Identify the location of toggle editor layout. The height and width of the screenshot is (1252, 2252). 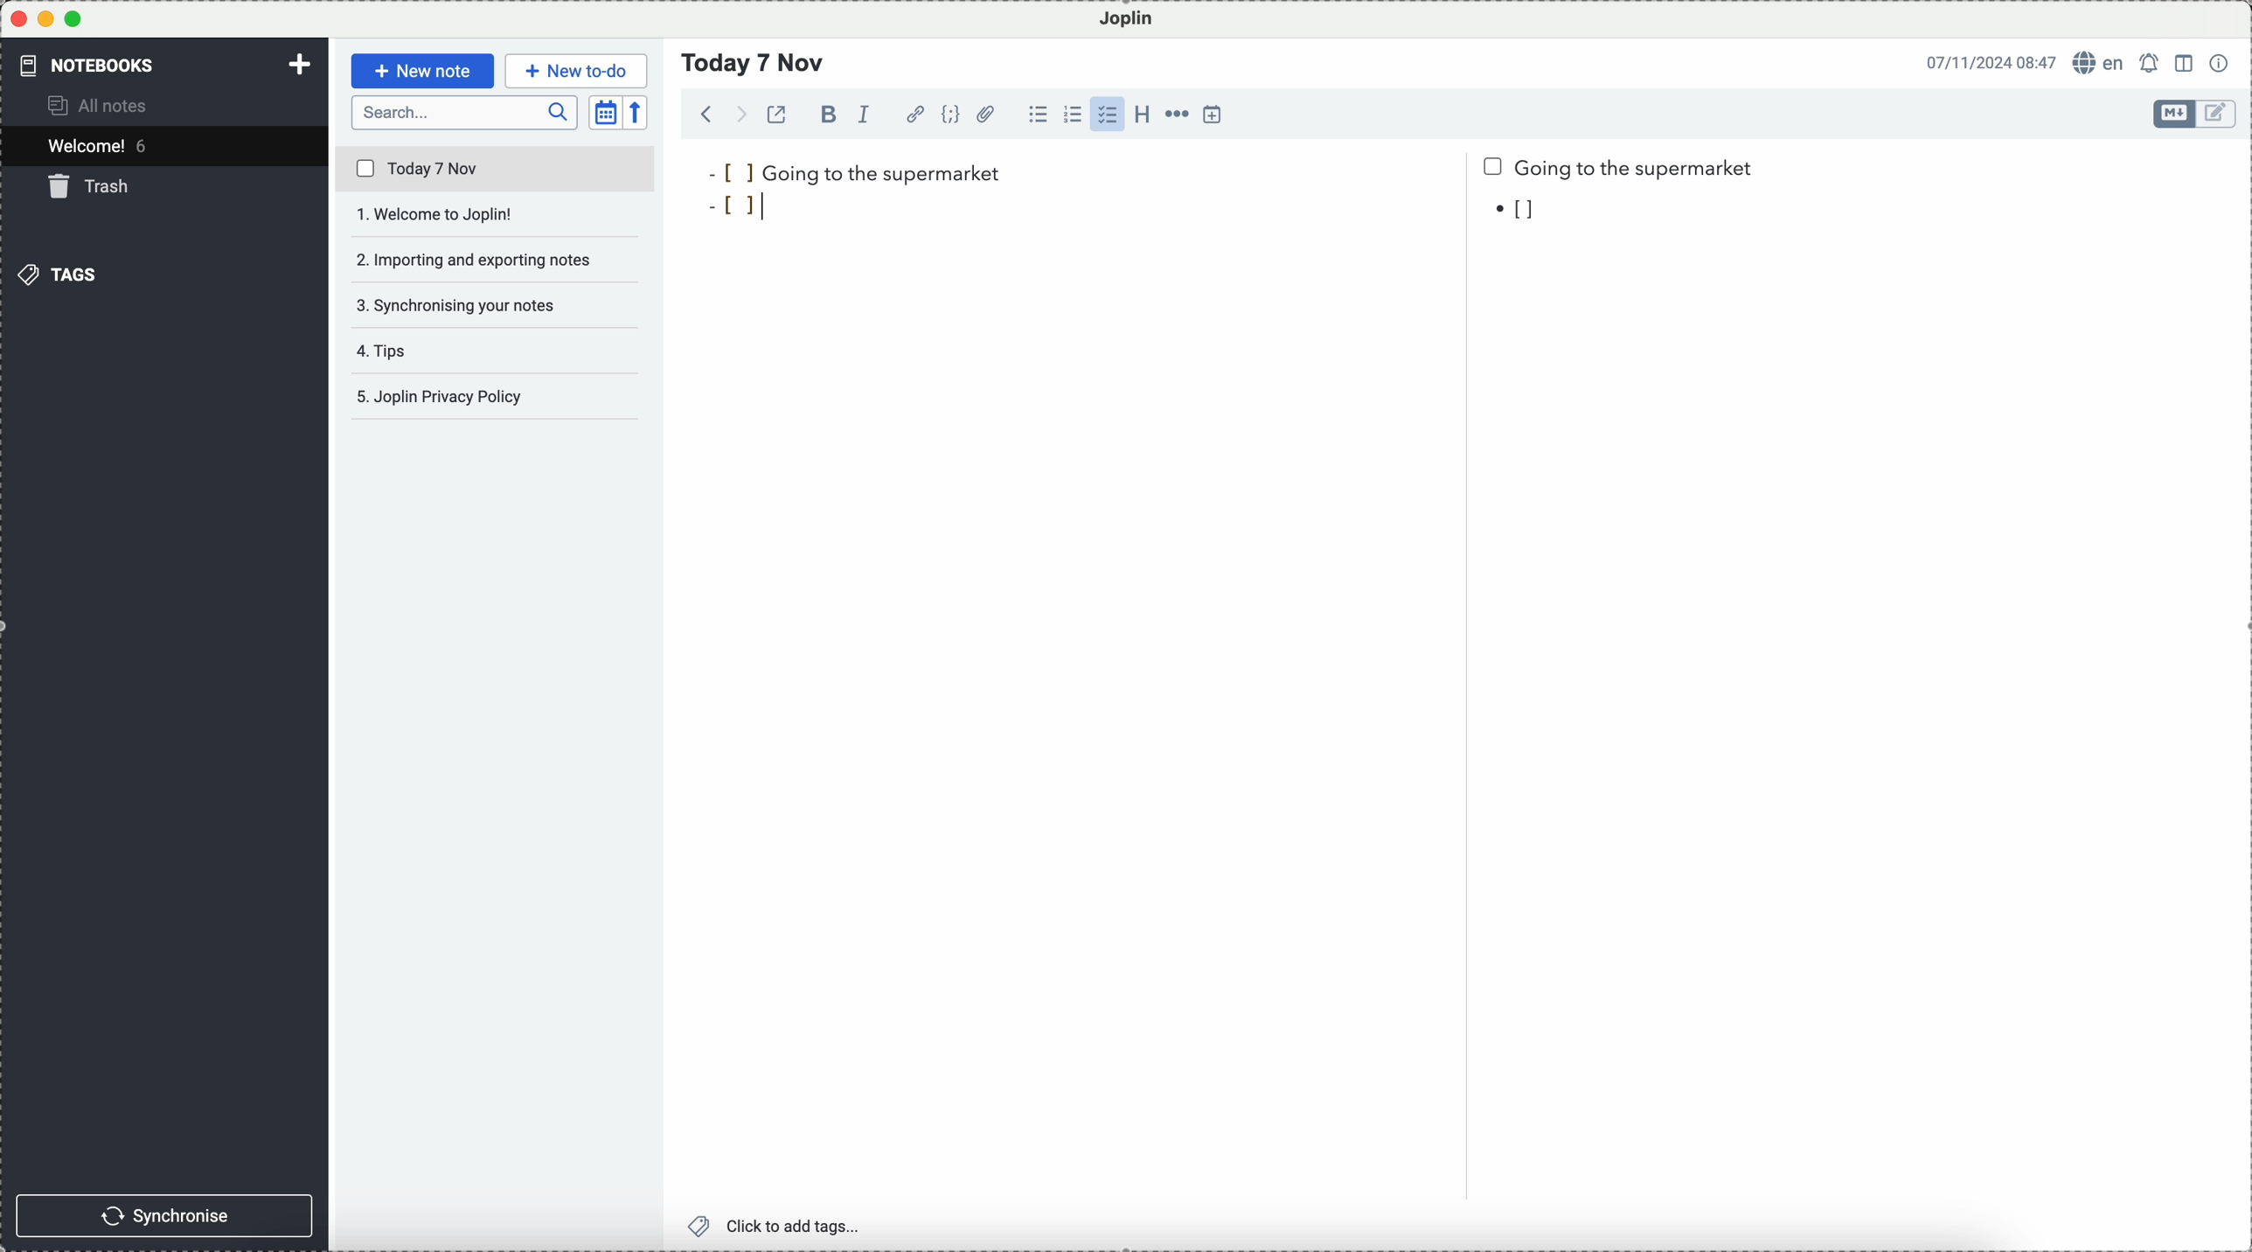
(2186, 64).